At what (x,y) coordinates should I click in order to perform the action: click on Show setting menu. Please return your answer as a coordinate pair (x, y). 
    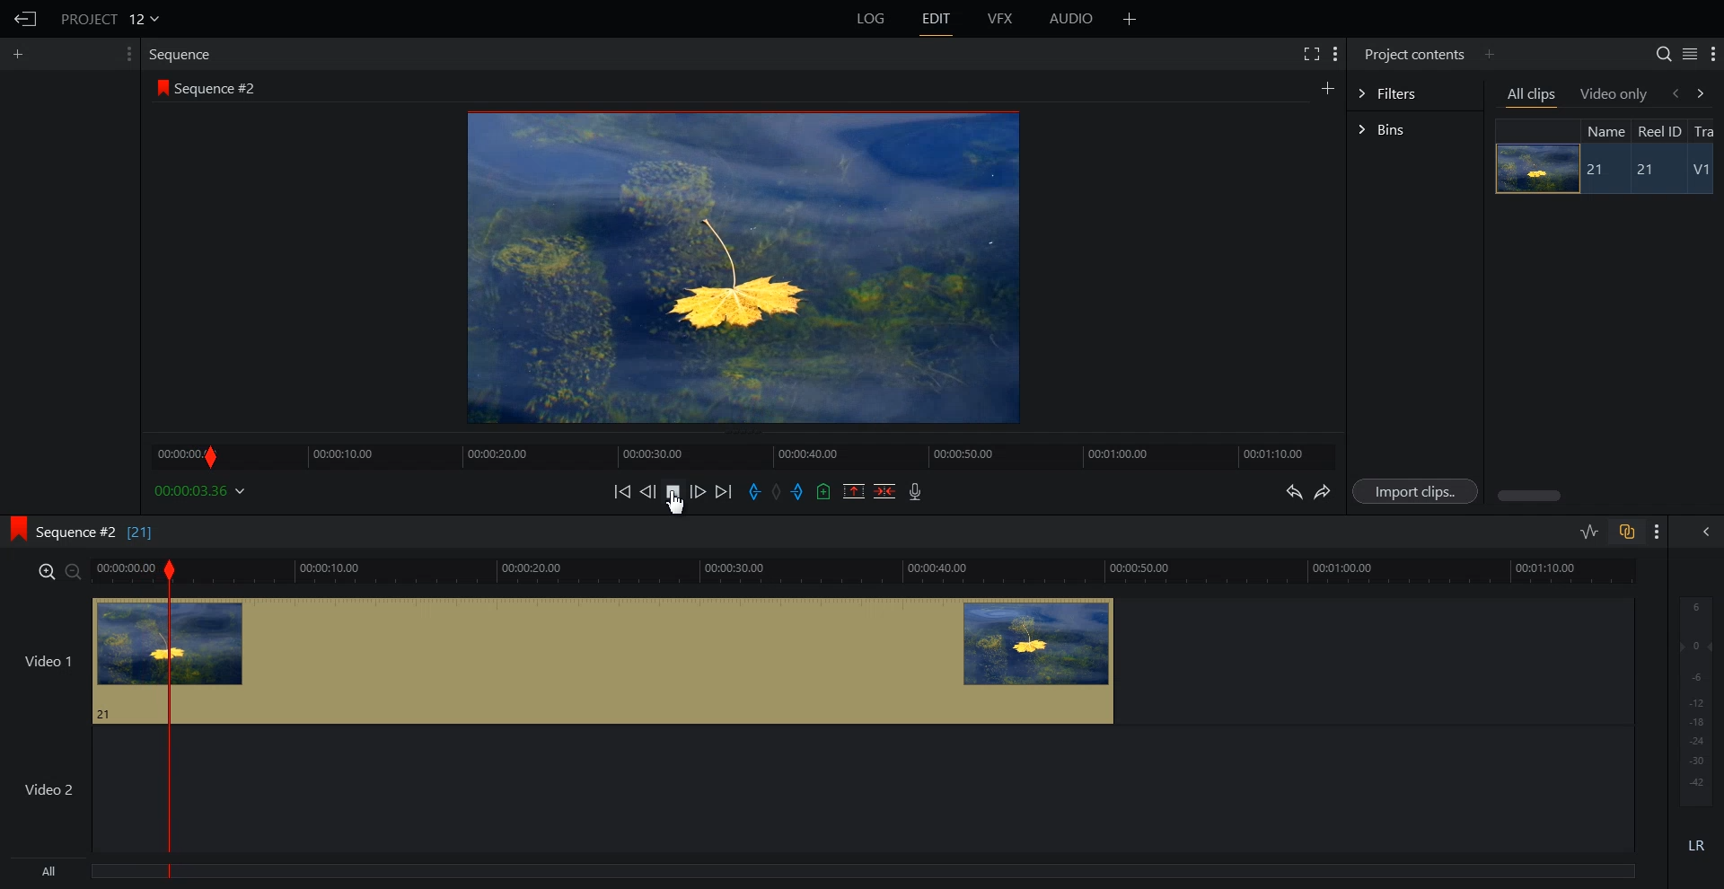
    Looking at the image, I should click on (127, 54).